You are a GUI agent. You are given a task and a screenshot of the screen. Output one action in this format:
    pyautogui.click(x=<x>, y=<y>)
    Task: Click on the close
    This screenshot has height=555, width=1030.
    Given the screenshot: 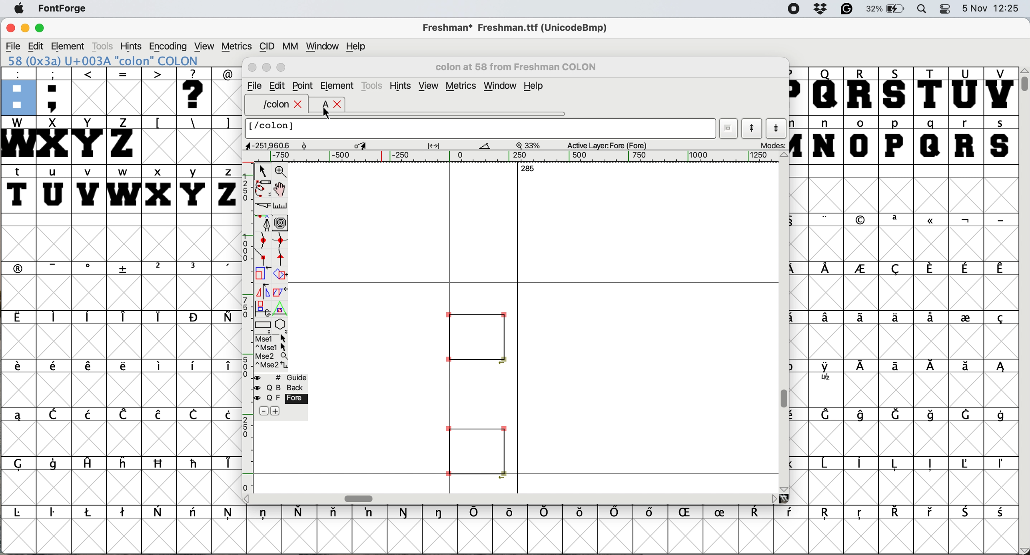 What is the action you would take?
    pyautogui.click(x=299, y=105)
    